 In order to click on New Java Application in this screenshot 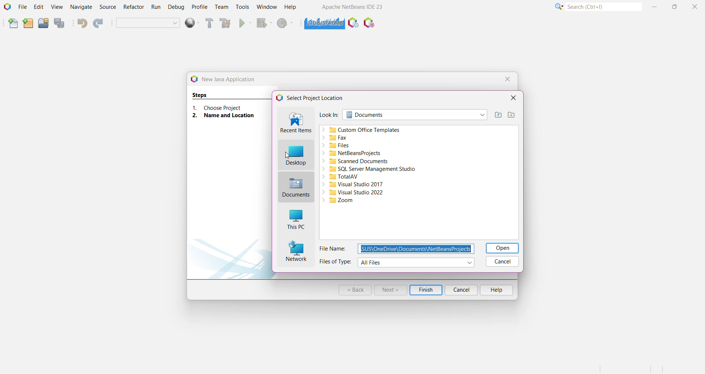, I will do `click(228, 79)`.